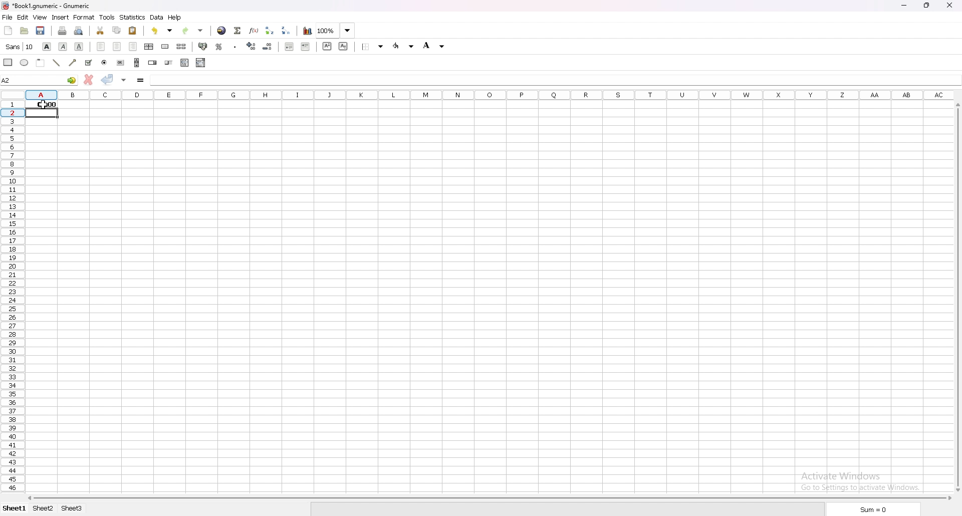 This screenshot has height=516, width=962. Describe the element at coordinates (157, 17) in the screenshot. I see `data` at that location.